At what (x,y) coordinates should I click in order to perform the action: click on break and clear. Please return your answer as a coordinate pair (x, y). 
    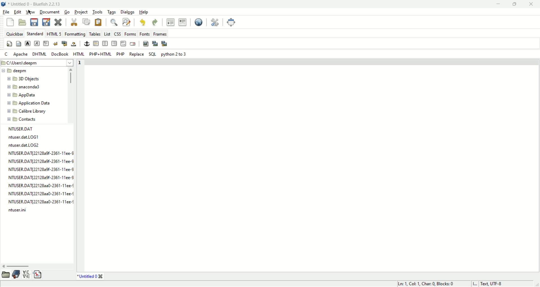
    Looking at the image, I should click on (64, 44).